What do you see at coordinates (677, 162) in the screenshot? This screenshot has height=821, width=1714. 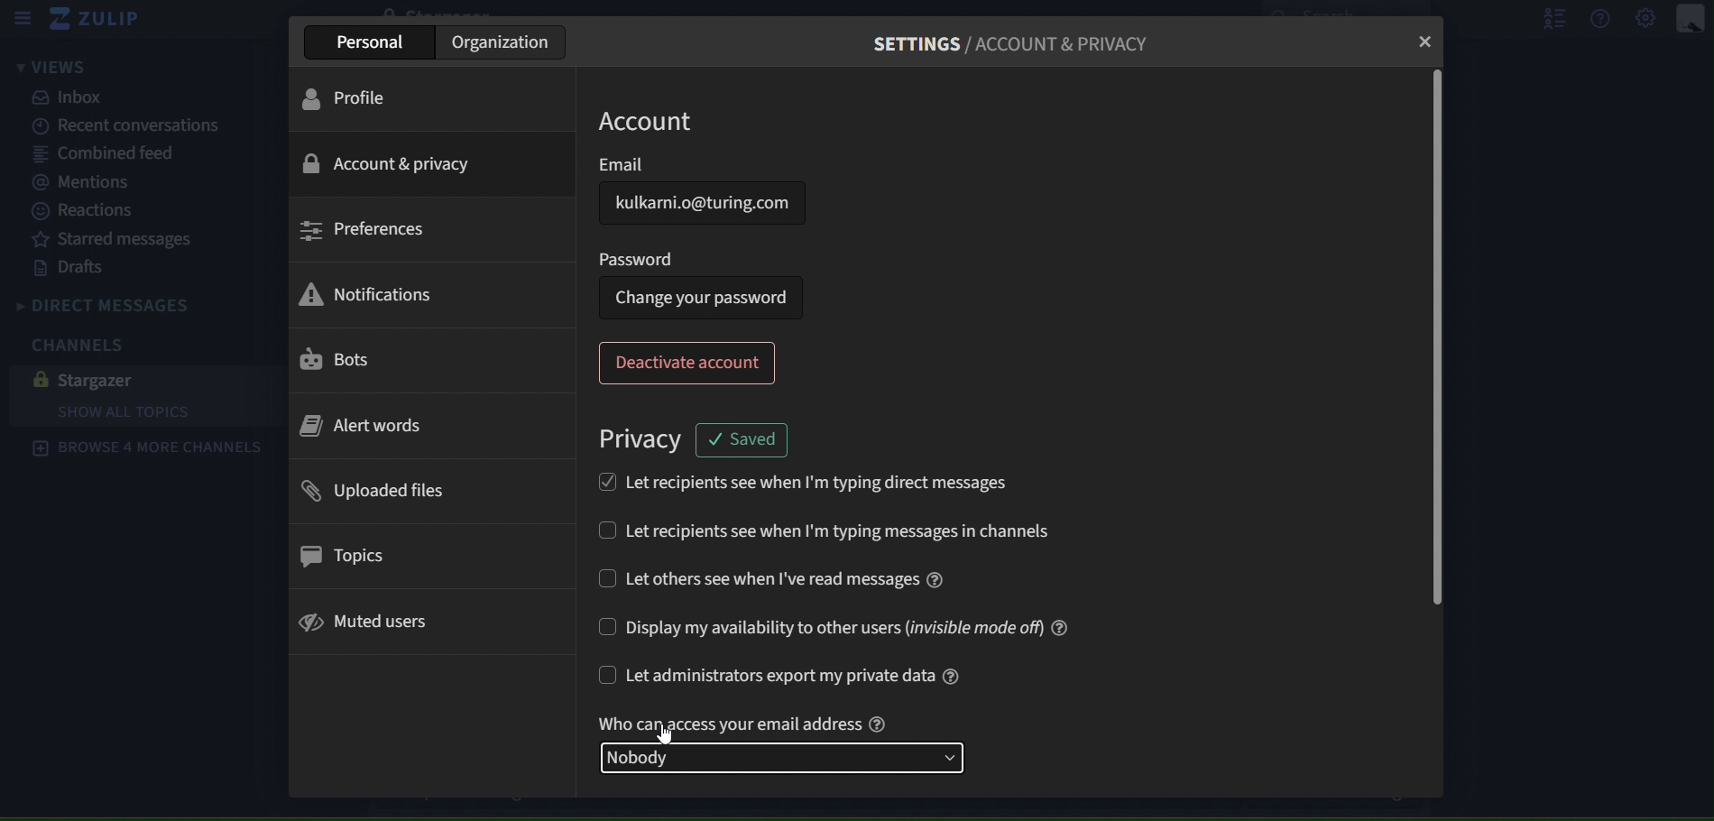 I see `email` at bounding box center [677, 162].